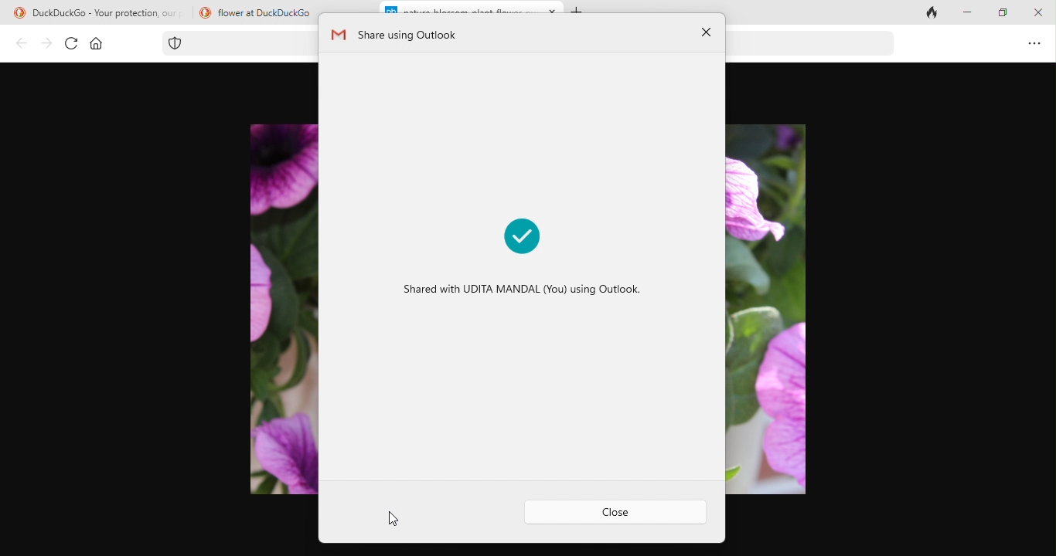 This screenshot has width=1056, height=556. Describe the element at coordinates (1034, 12) in the screenshot. I see `close` at that location.